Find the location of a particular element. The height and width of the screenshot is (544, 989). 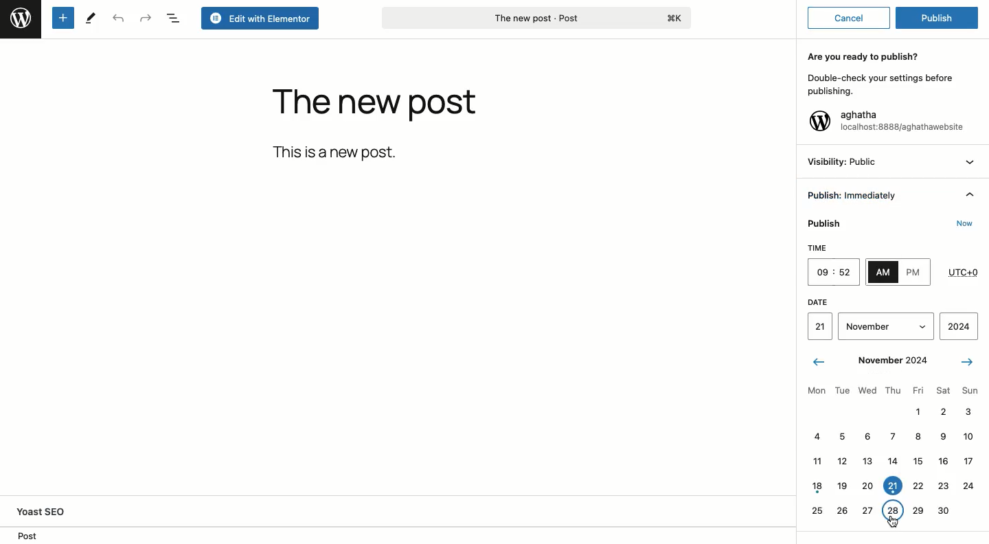

Cancel is located at coordinates (849, 18).